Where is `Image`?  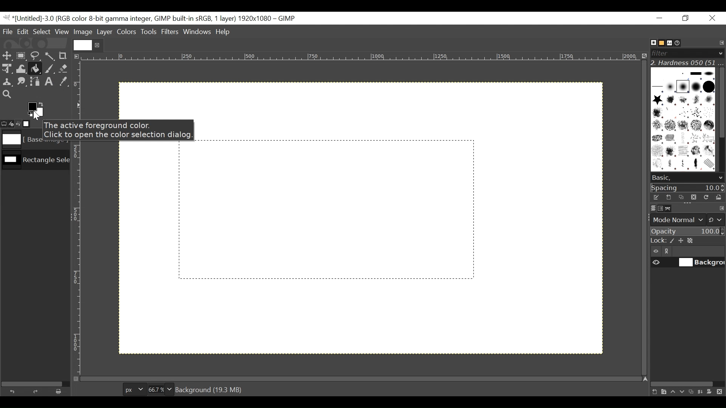 Image is located at coordinates (20, 140).